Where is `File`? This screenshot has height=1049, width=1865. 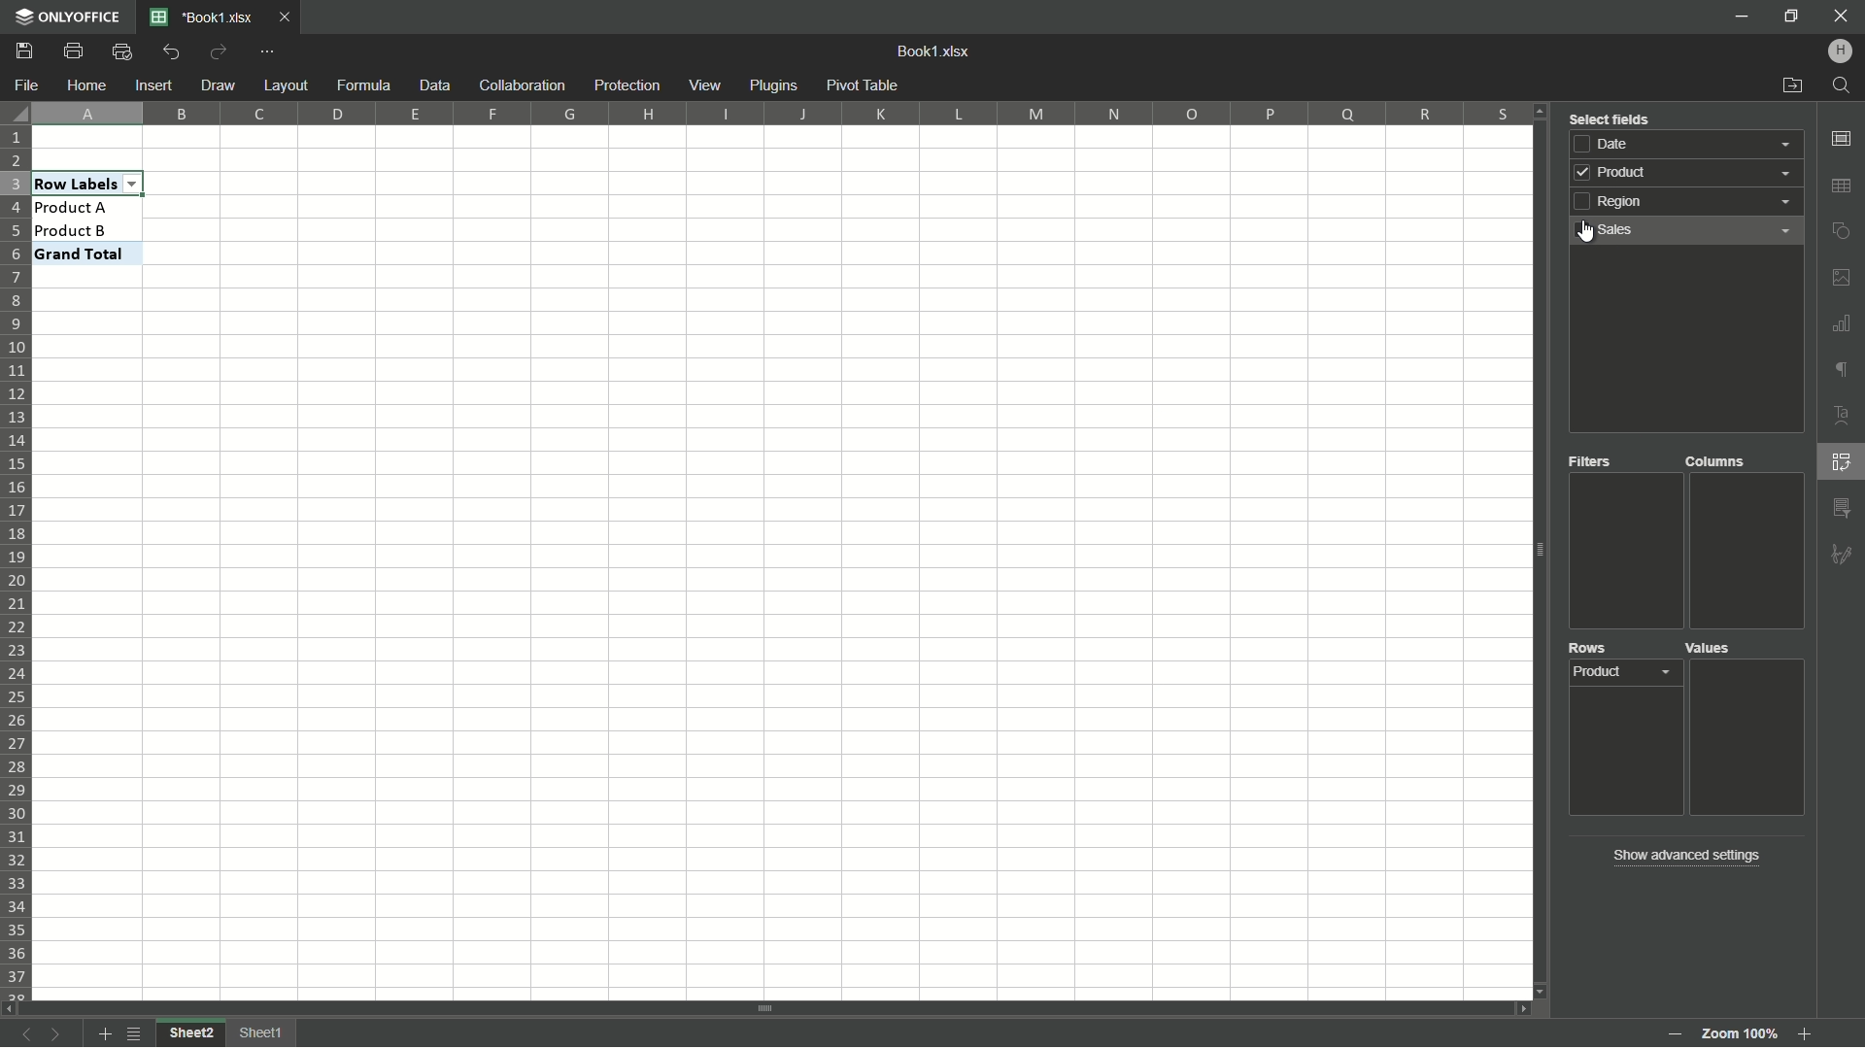
File is located at coordinates (27, 86).